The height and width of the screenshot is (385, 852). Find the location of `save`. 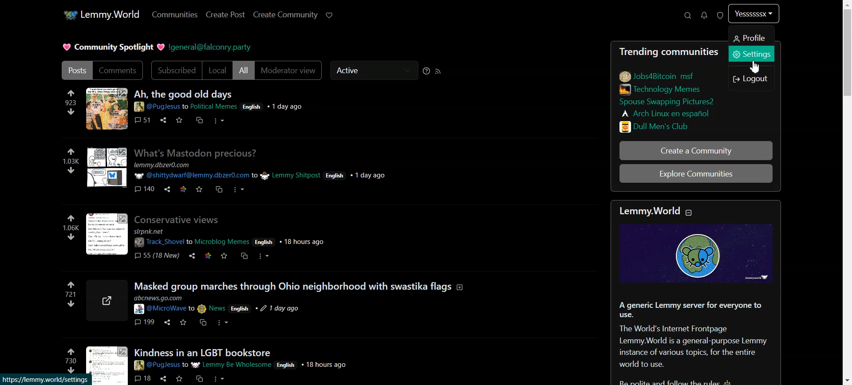

save is located at coordinates (198, 189).